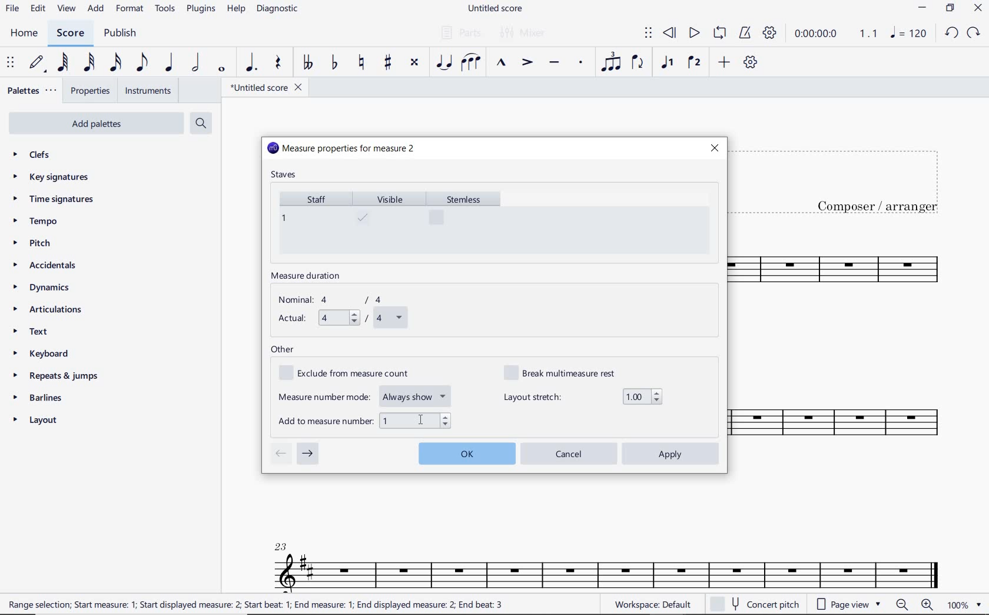 This screenshot has width=989, height=615. I want to click on TIE, so click(444, 62).